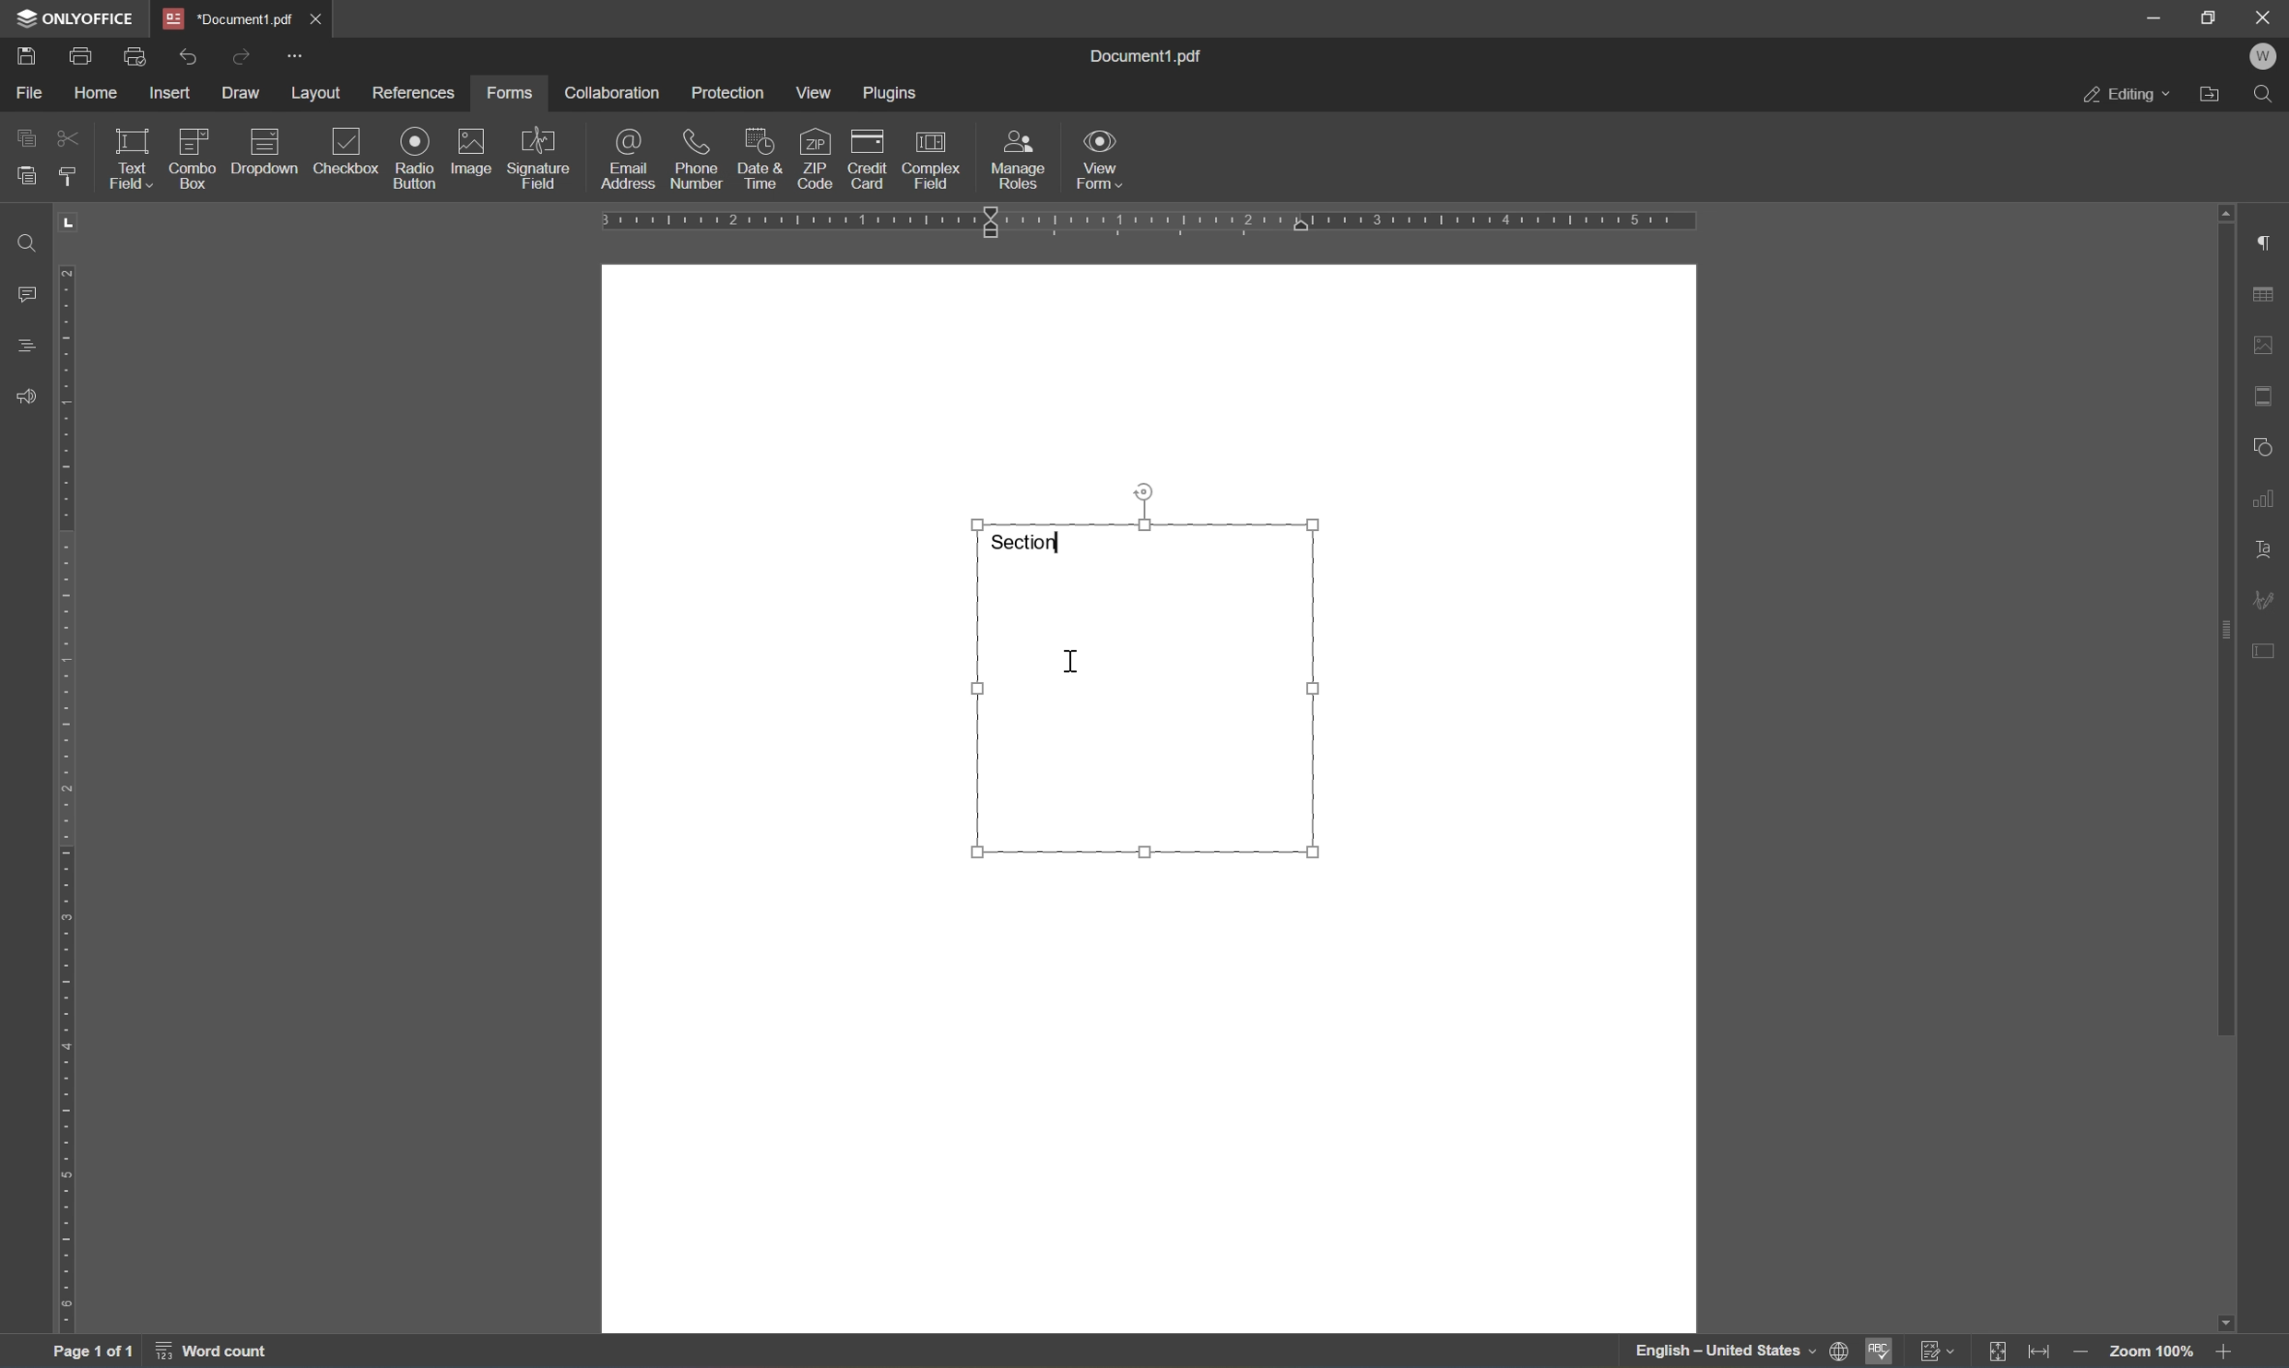 The image size is (2289, 1368). Describe the element at coordinates (2269, 600) in the screenshot. I see `signature settings` at that location.